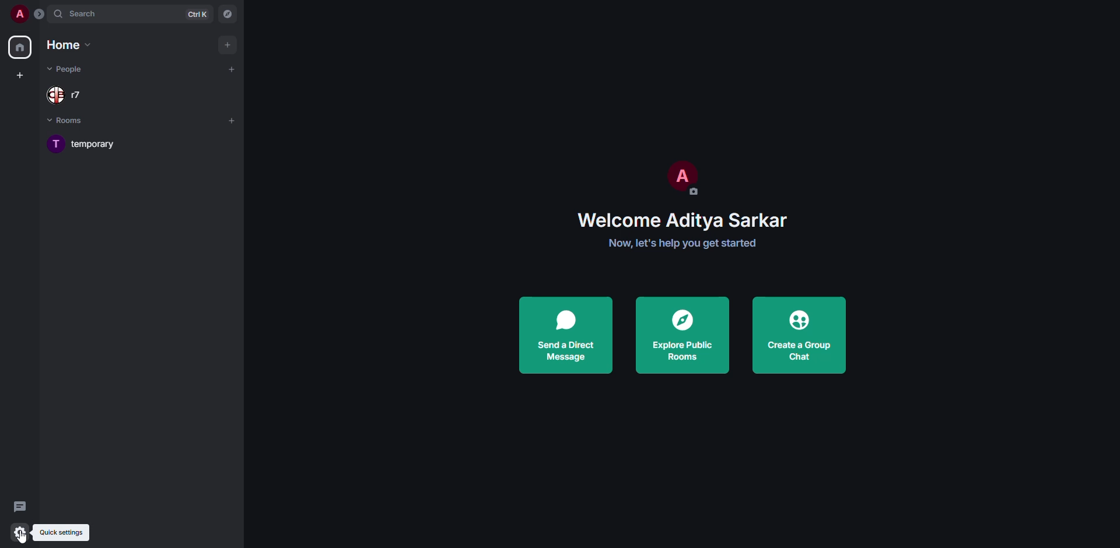  I want to click on room, so click(98, 143).